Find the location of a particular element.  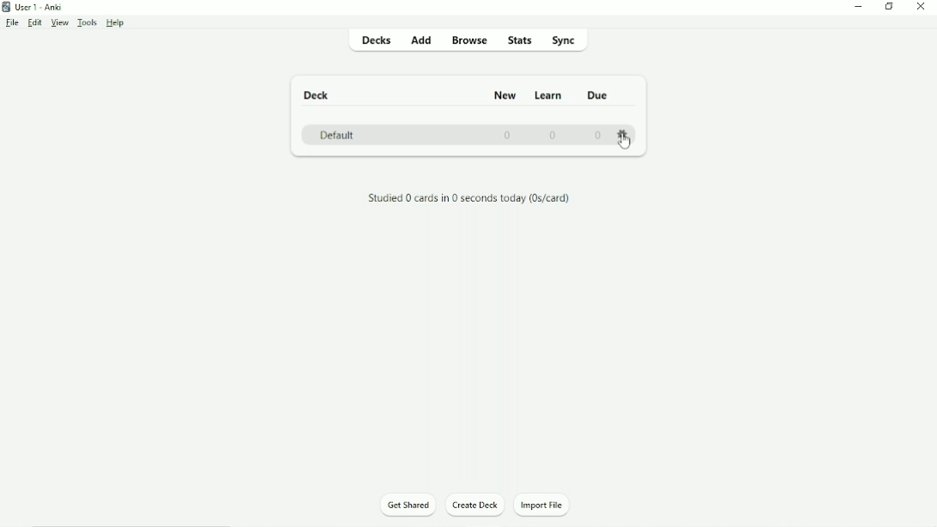

Cursor is located at coordinates (624, 142).